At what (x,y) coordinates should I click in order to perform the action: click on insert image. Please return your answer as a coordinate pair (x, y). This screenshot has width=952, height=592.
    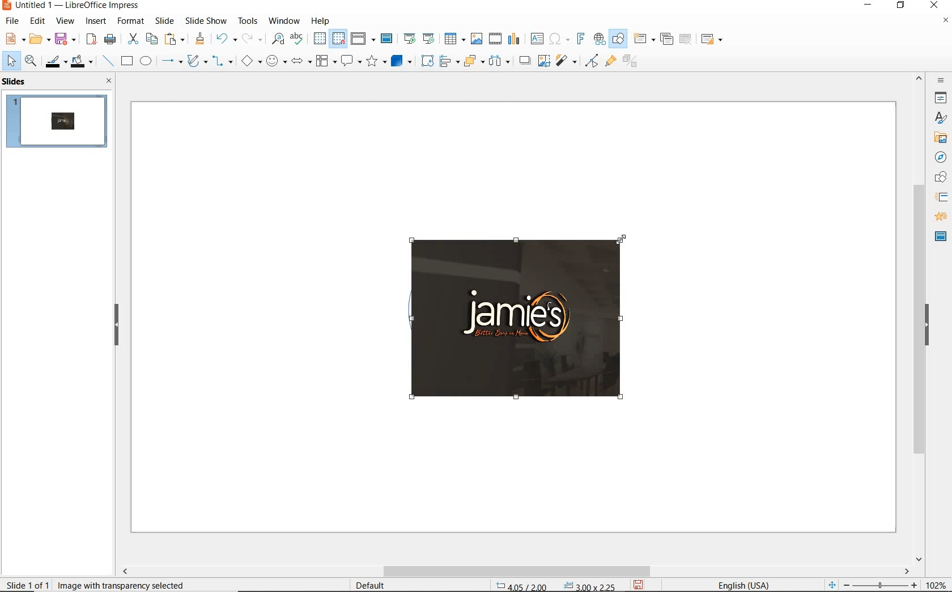
    Looking at the image, I should click on (476, 39).